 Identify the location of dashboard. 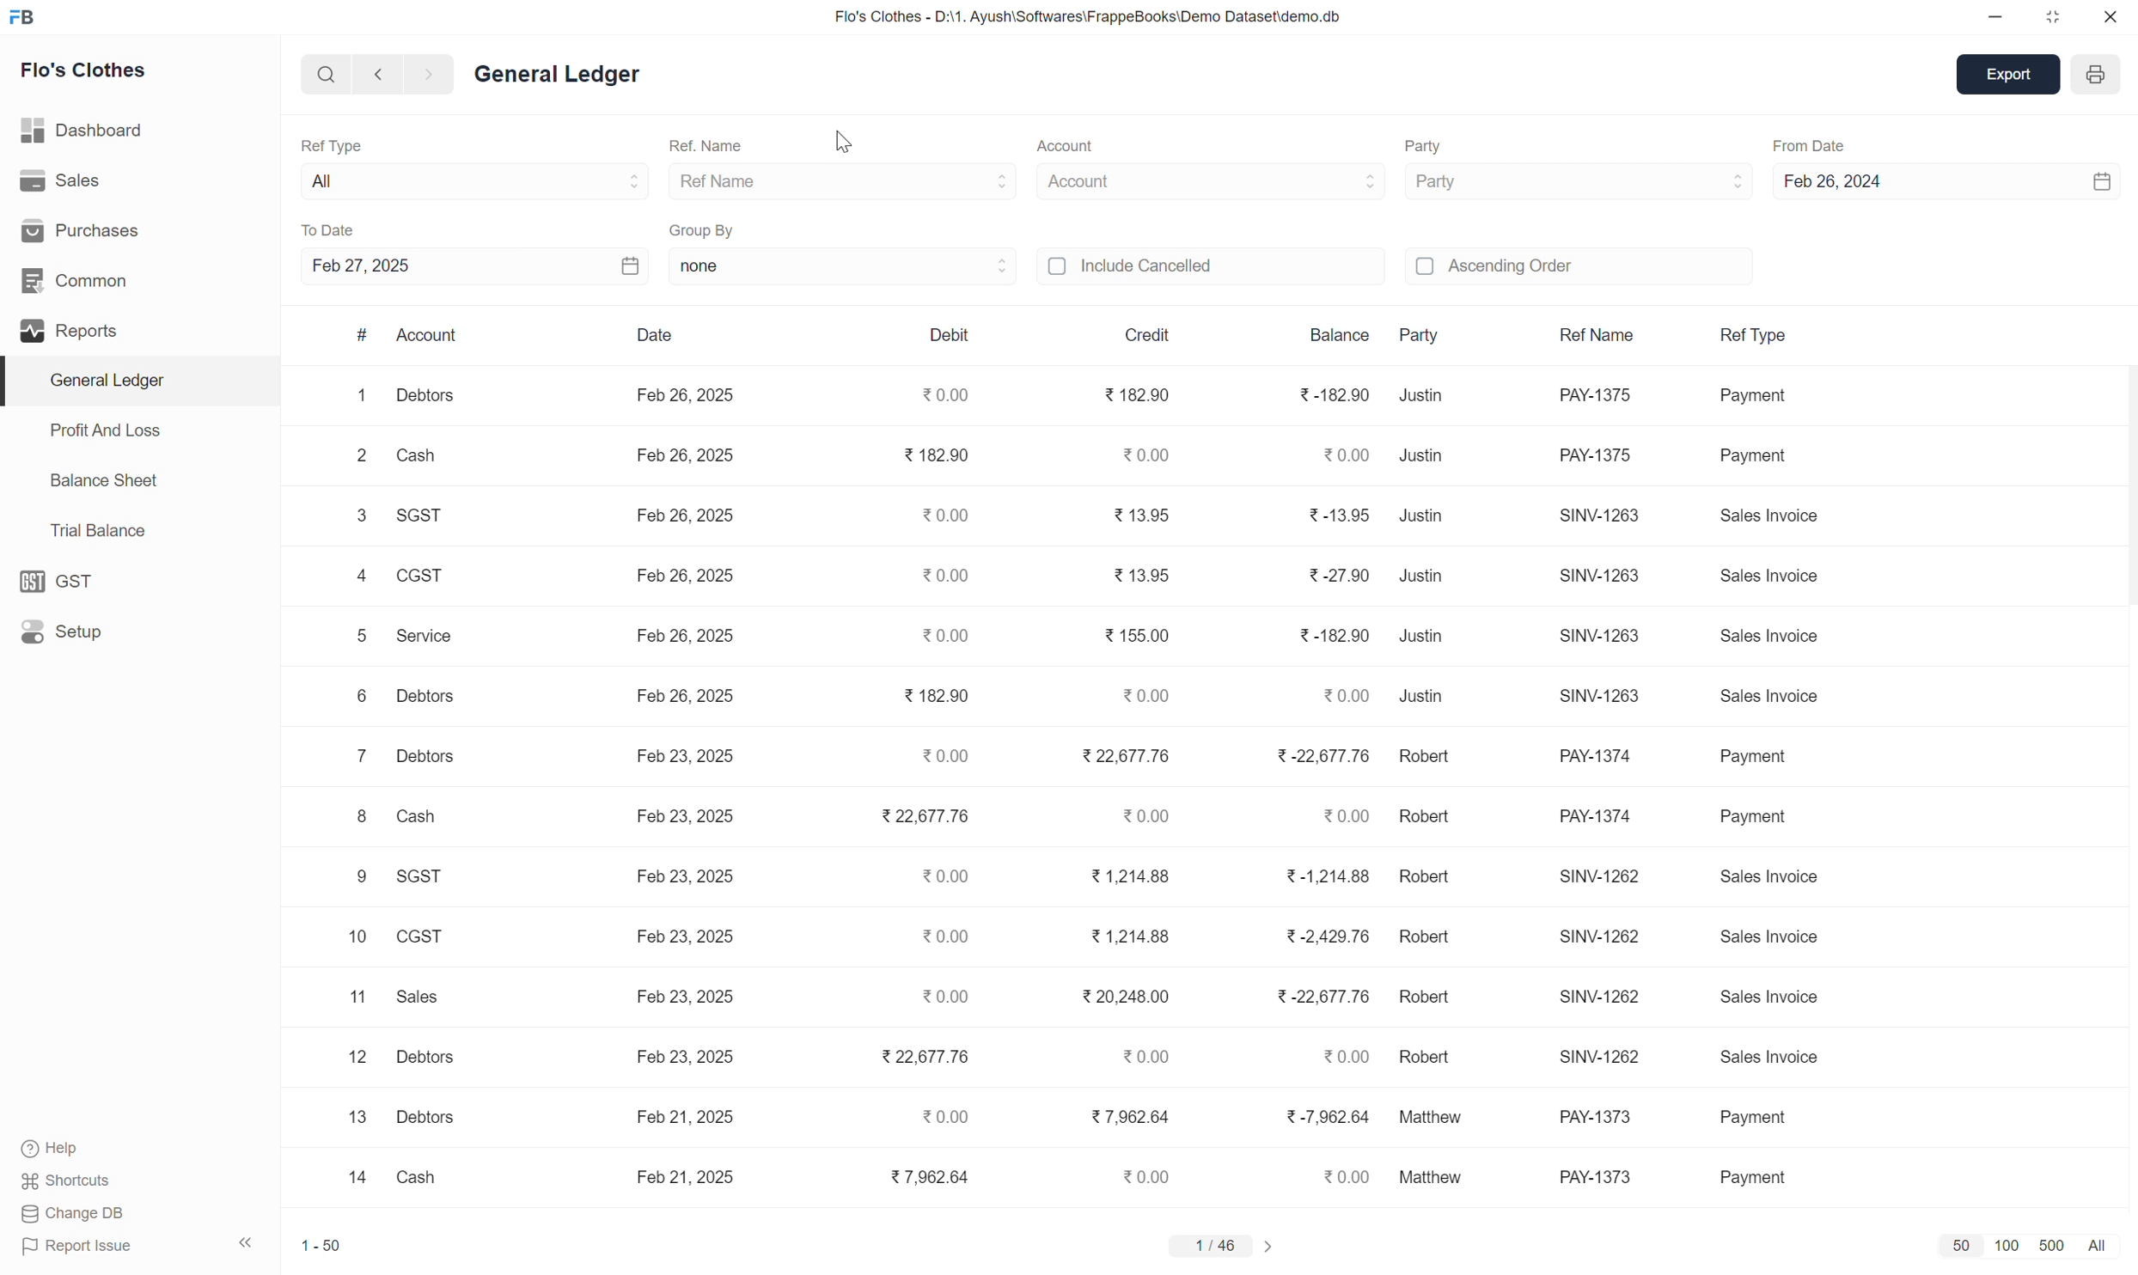
(84, 131).